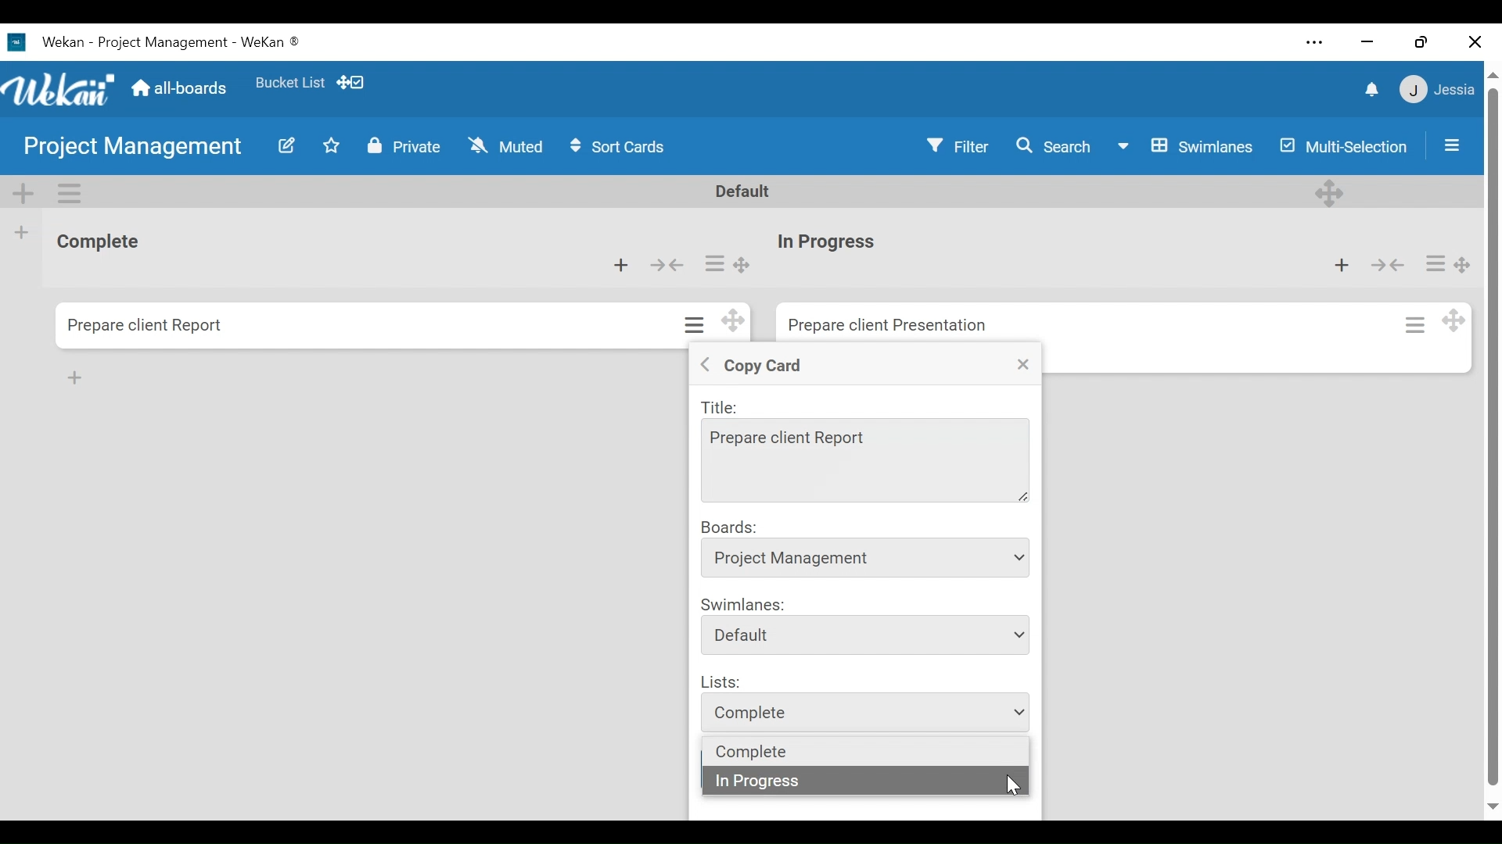 The height and width of the screenshot is (844, 1502). I want to click on Search, so click(1054, 144).